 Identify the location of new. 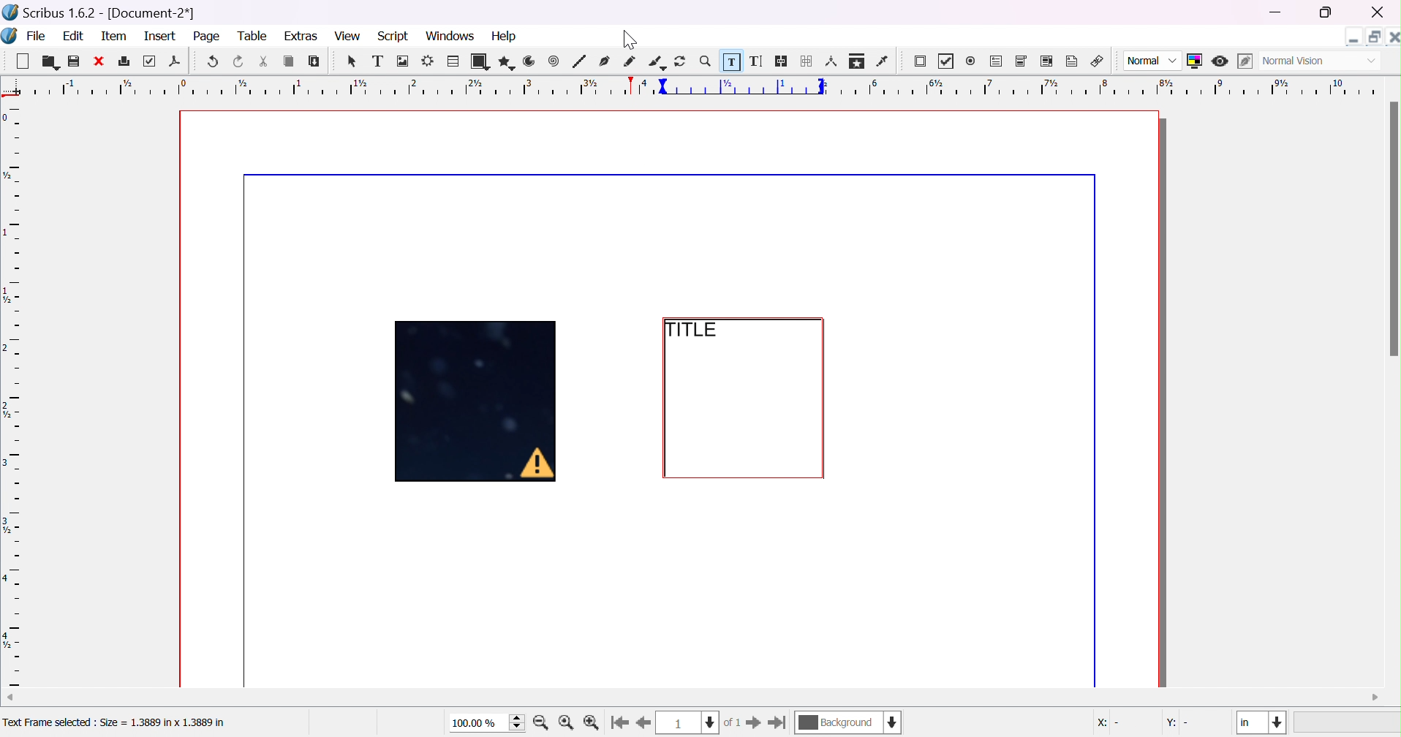
(20, 59).